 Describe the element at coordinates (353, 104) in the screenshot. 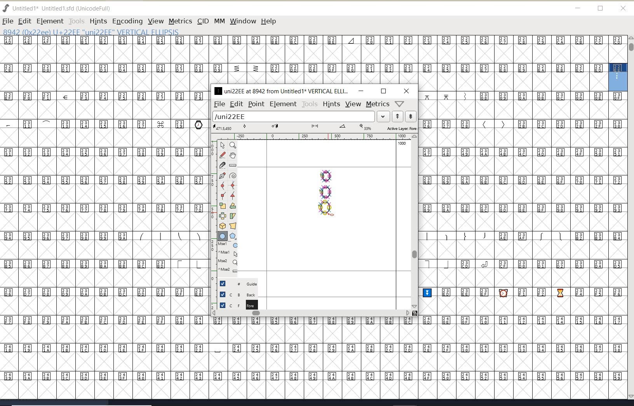

I see `view` at that location.